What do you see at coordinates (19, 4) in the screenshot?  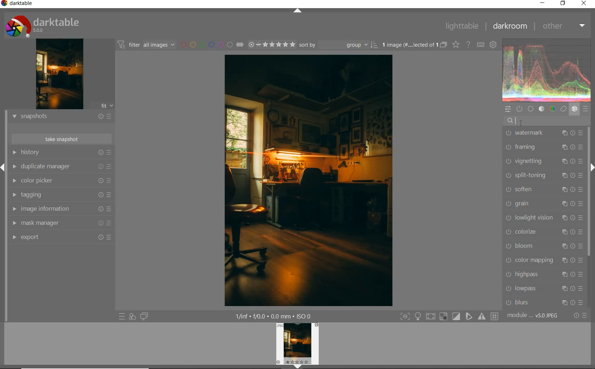 I see `system name` at bounding box center [19, 4].